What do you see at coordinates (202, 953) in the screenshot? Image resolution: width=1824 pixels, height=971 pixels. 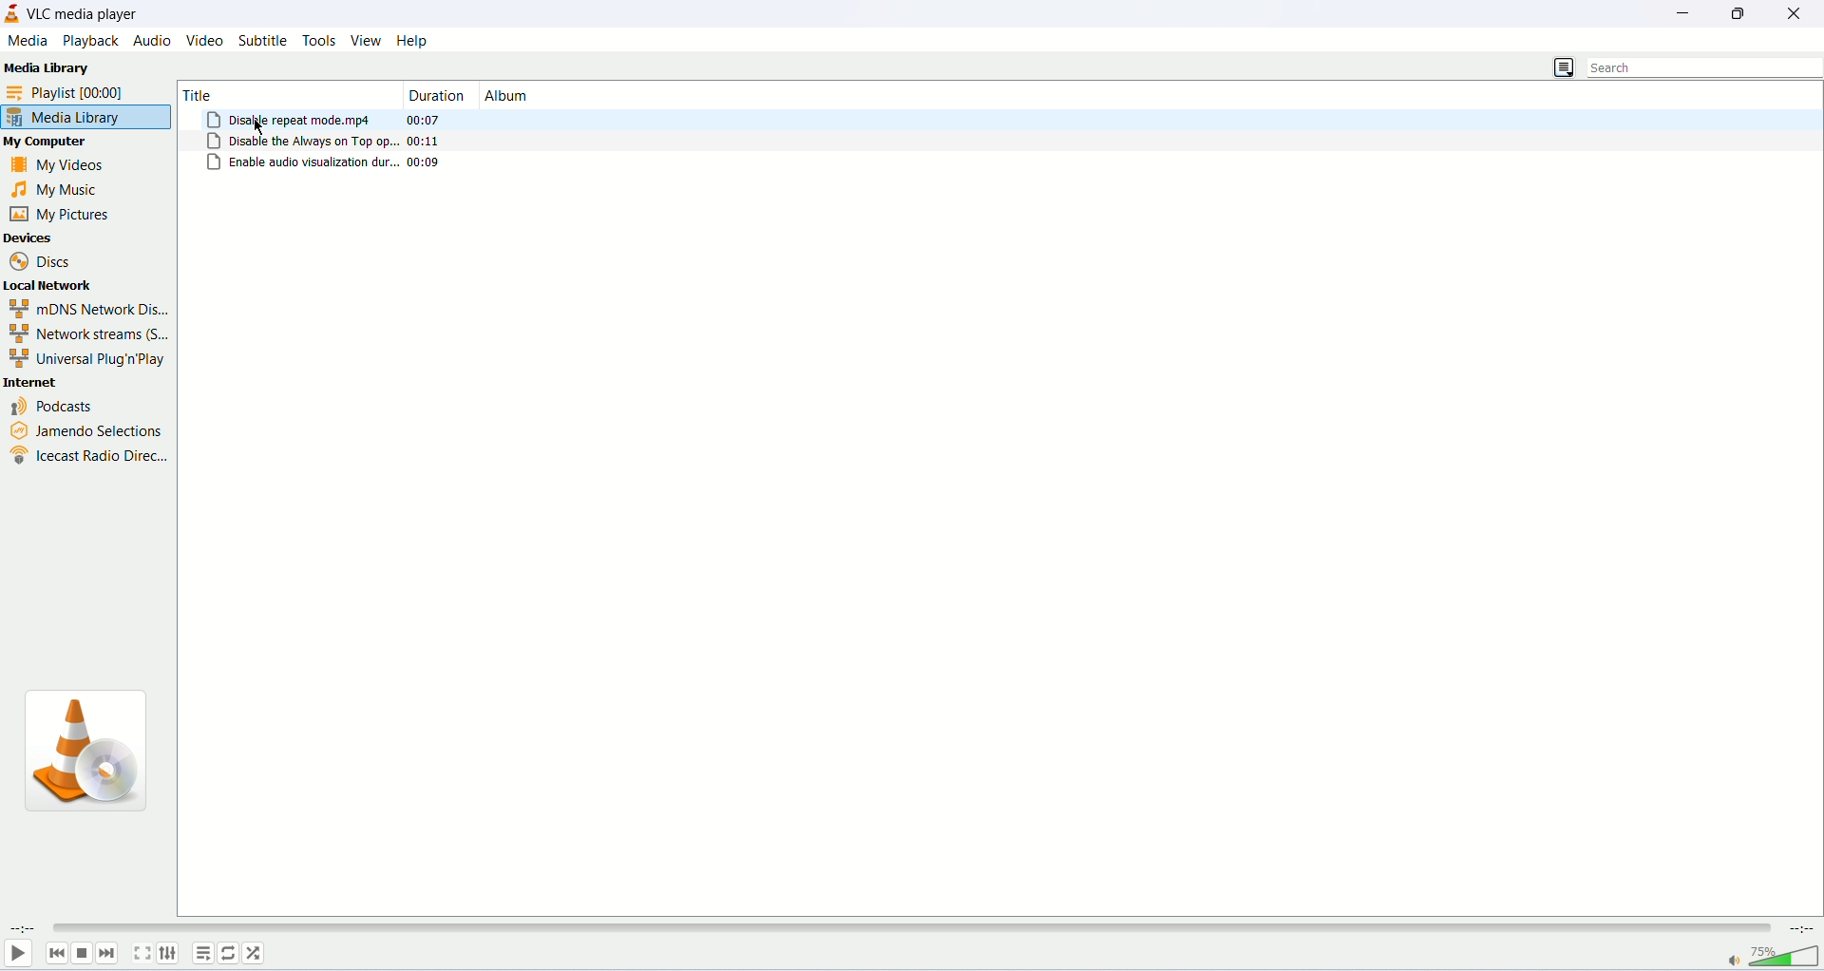 I see `playlist` at bounding box center [202, 953].